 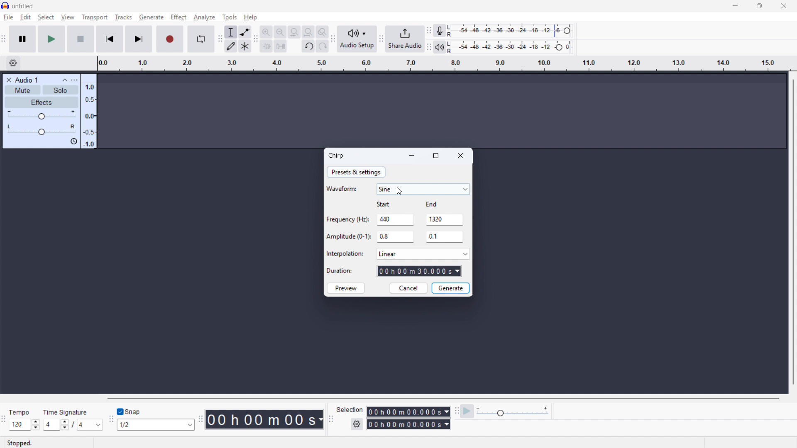 I want to click on Cursor, so click(x=399, y=191).